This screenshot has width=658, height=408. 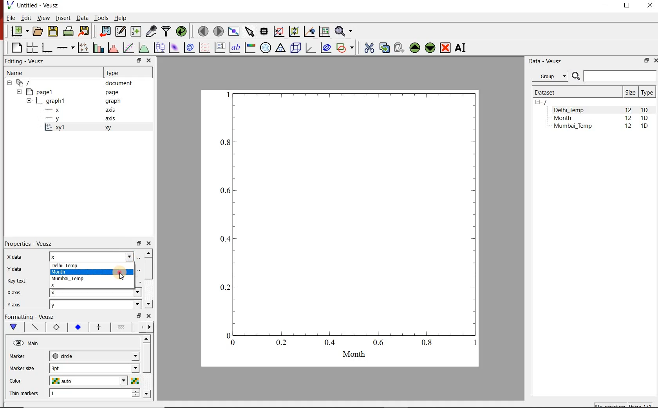 What do you see at coordinates (120, 31) in the screenshot?
I see `edit and enter new datasets` at bounding box center [120, 31].